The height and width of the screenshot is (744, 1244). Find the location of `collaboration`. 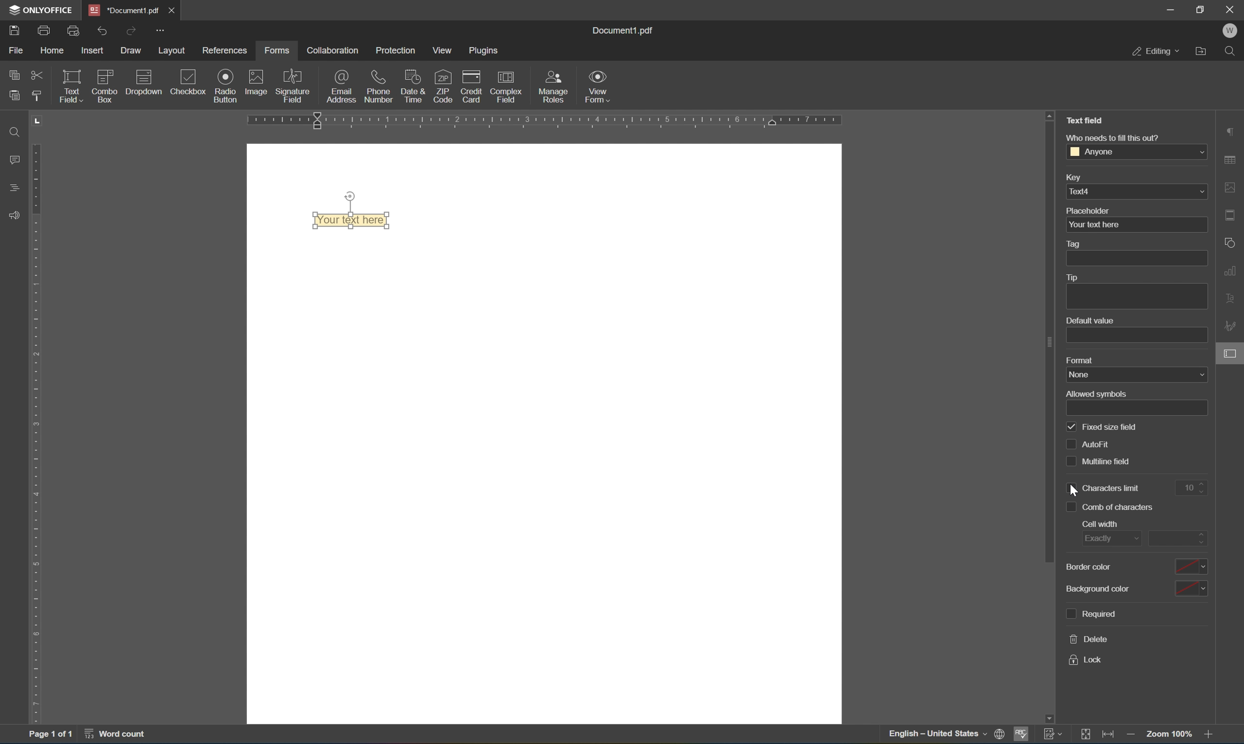

collaboration is located at coordinates (334, 51).